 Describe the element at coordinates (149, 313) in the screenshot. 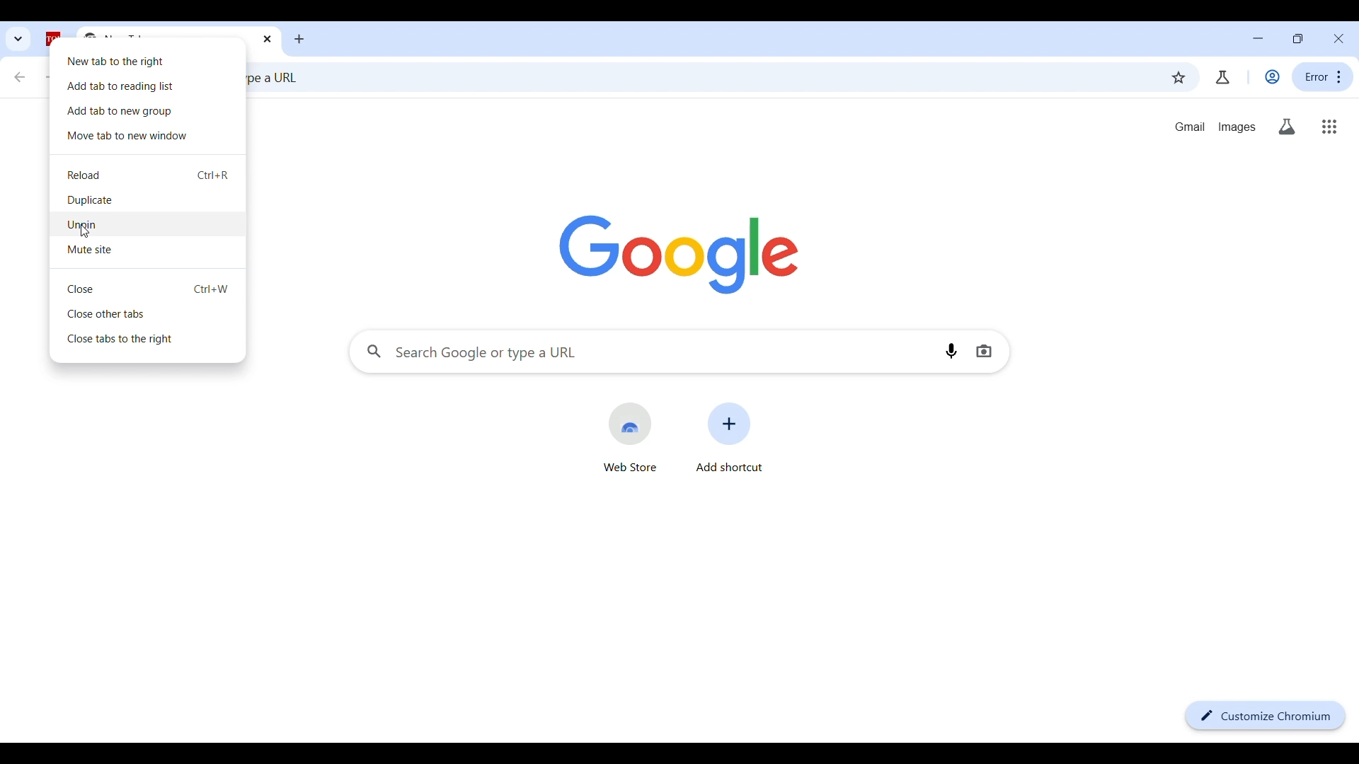

I see `Close other tabs` at that location.